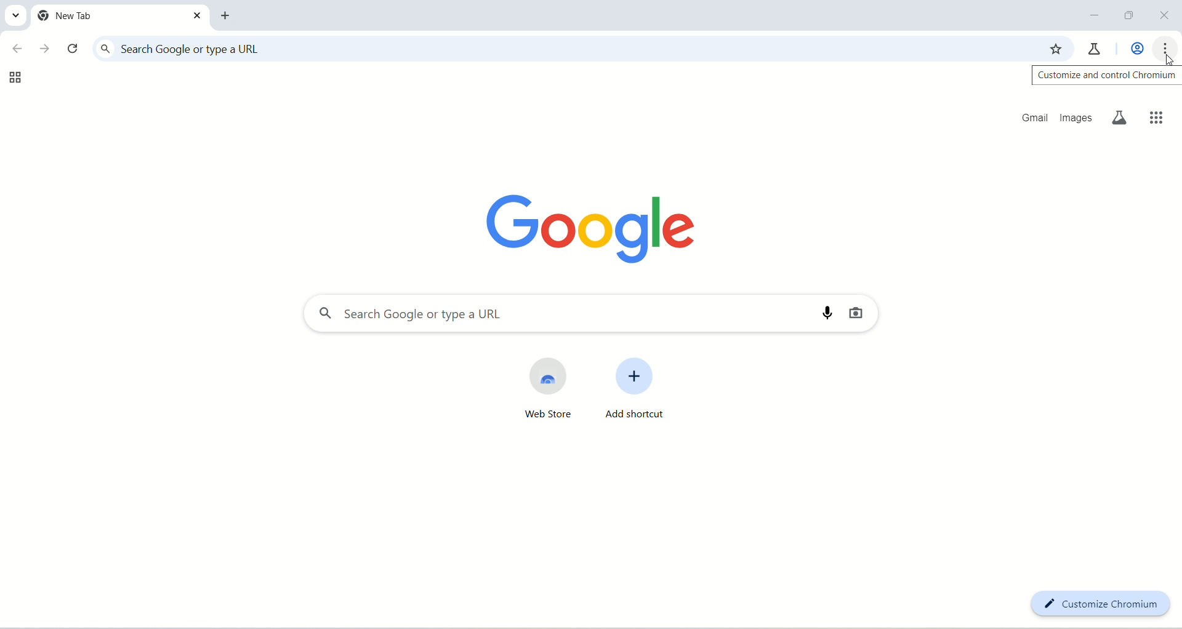 Image resolution: width=1182 pixels, height=629 pixels. I want to click on chrome labs, so click(1096, 47).